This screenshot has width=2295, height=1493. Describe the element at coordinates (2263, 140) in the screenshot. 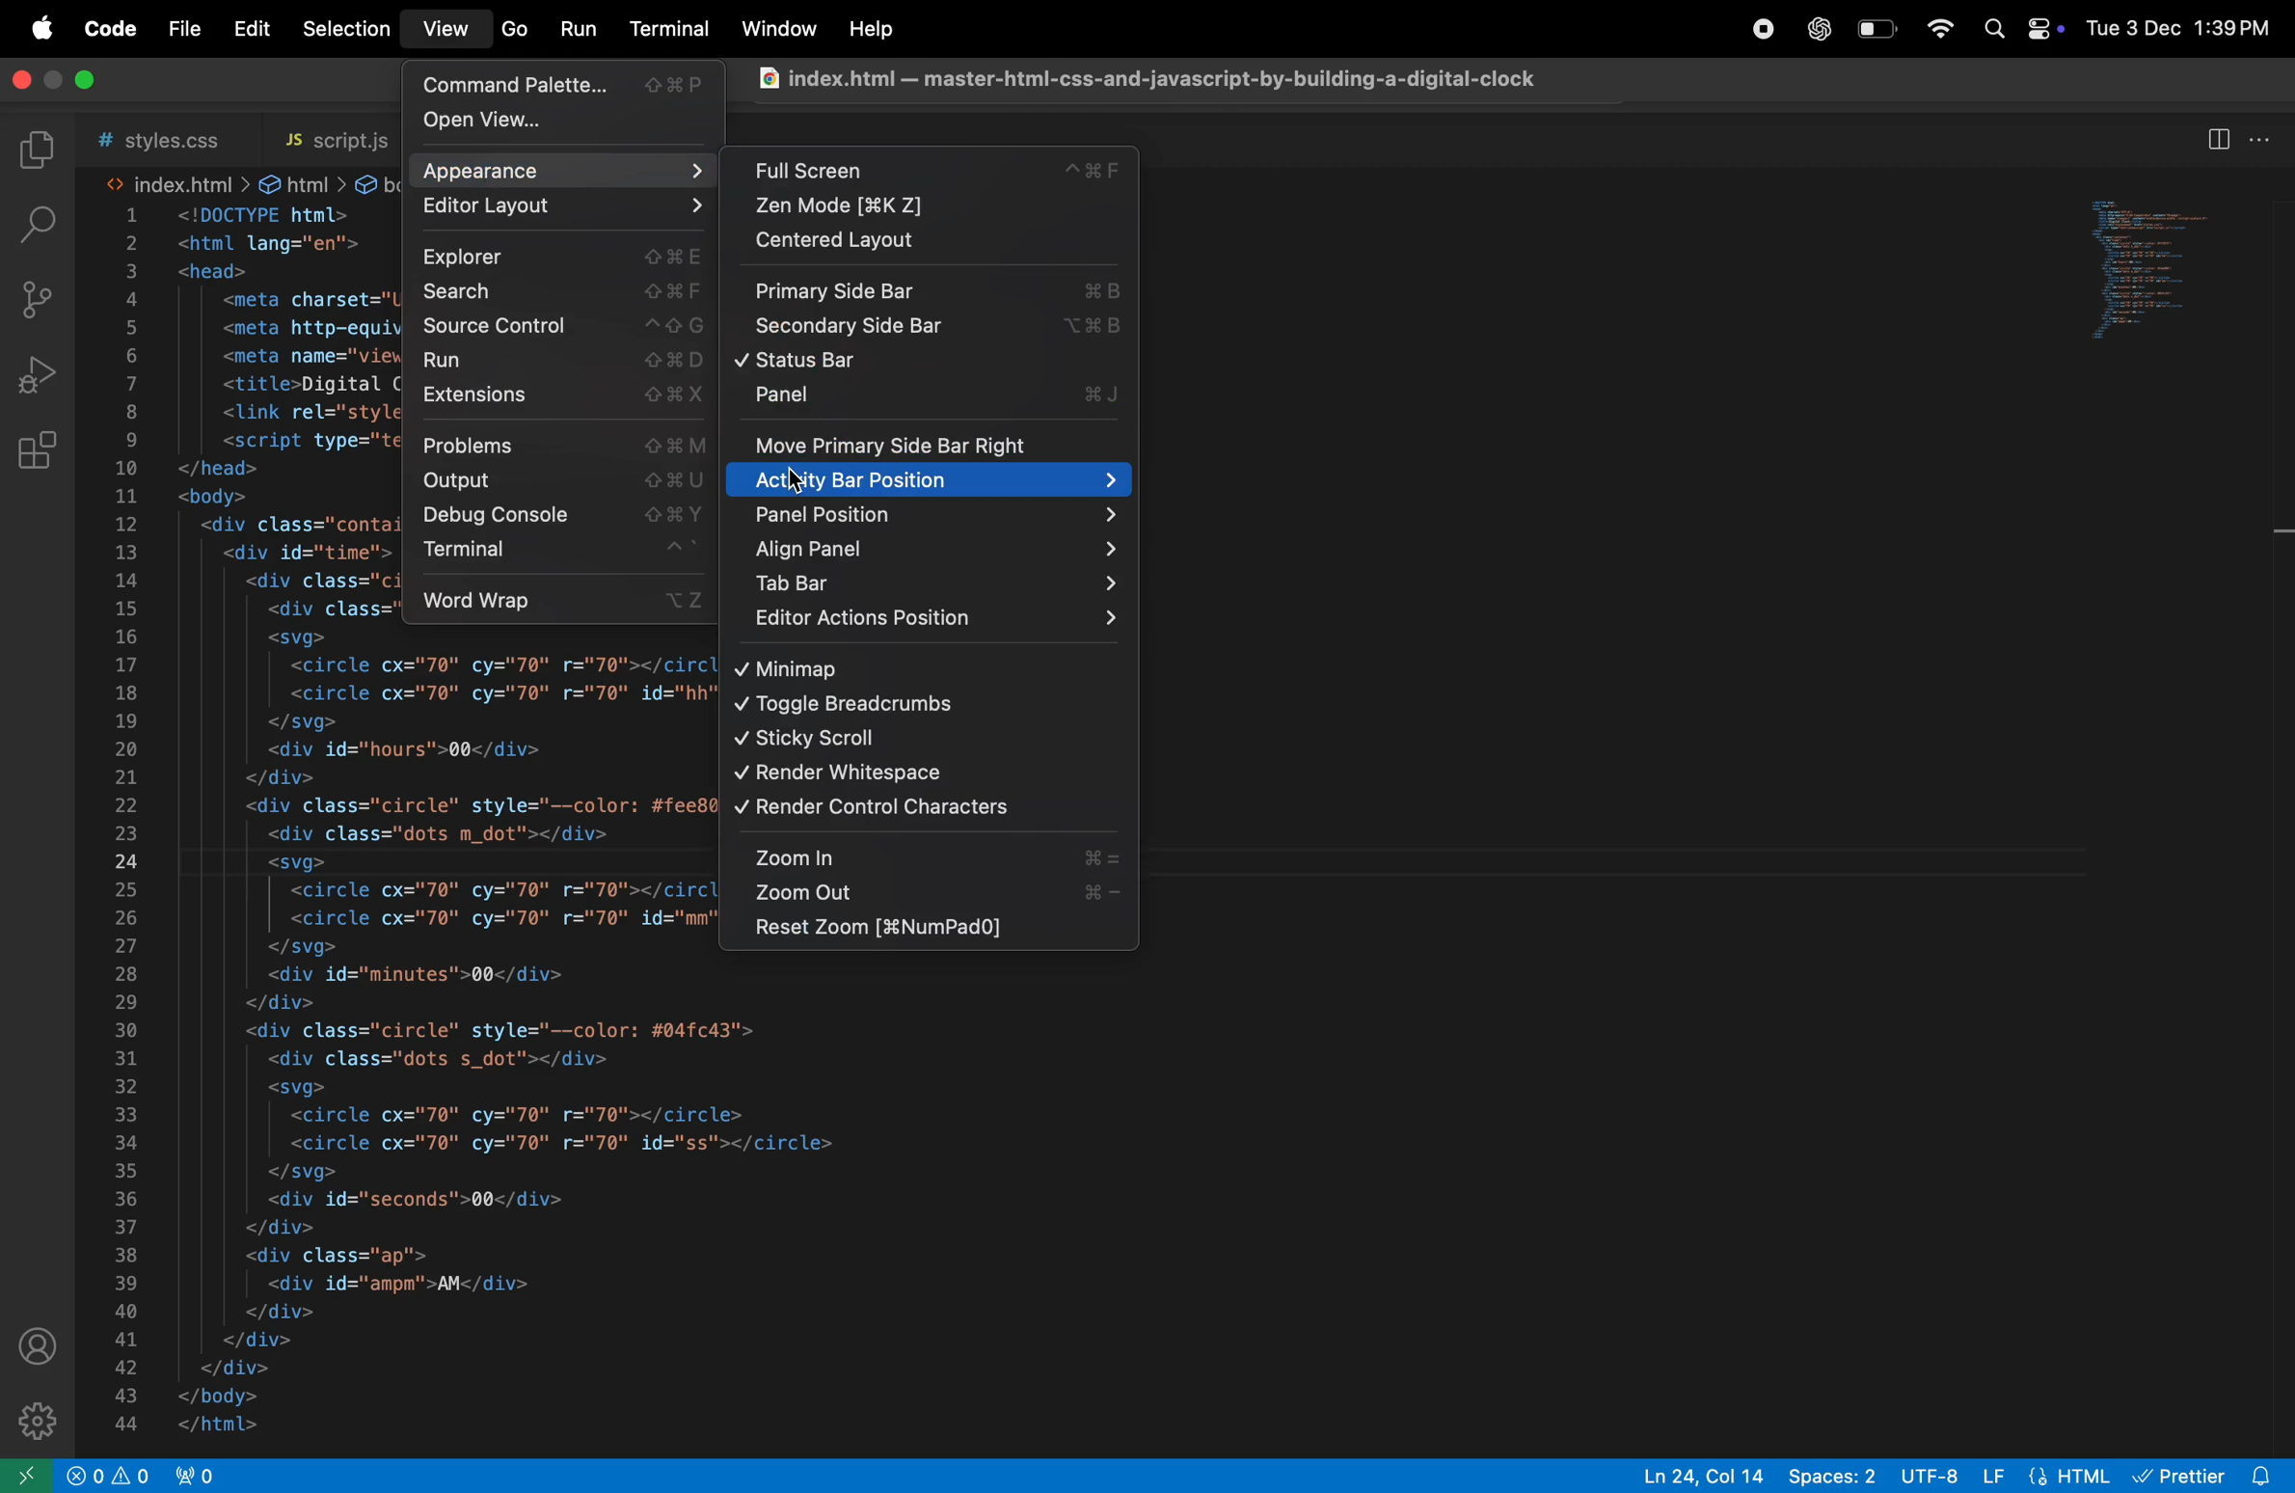

I see `more actions` at that location.